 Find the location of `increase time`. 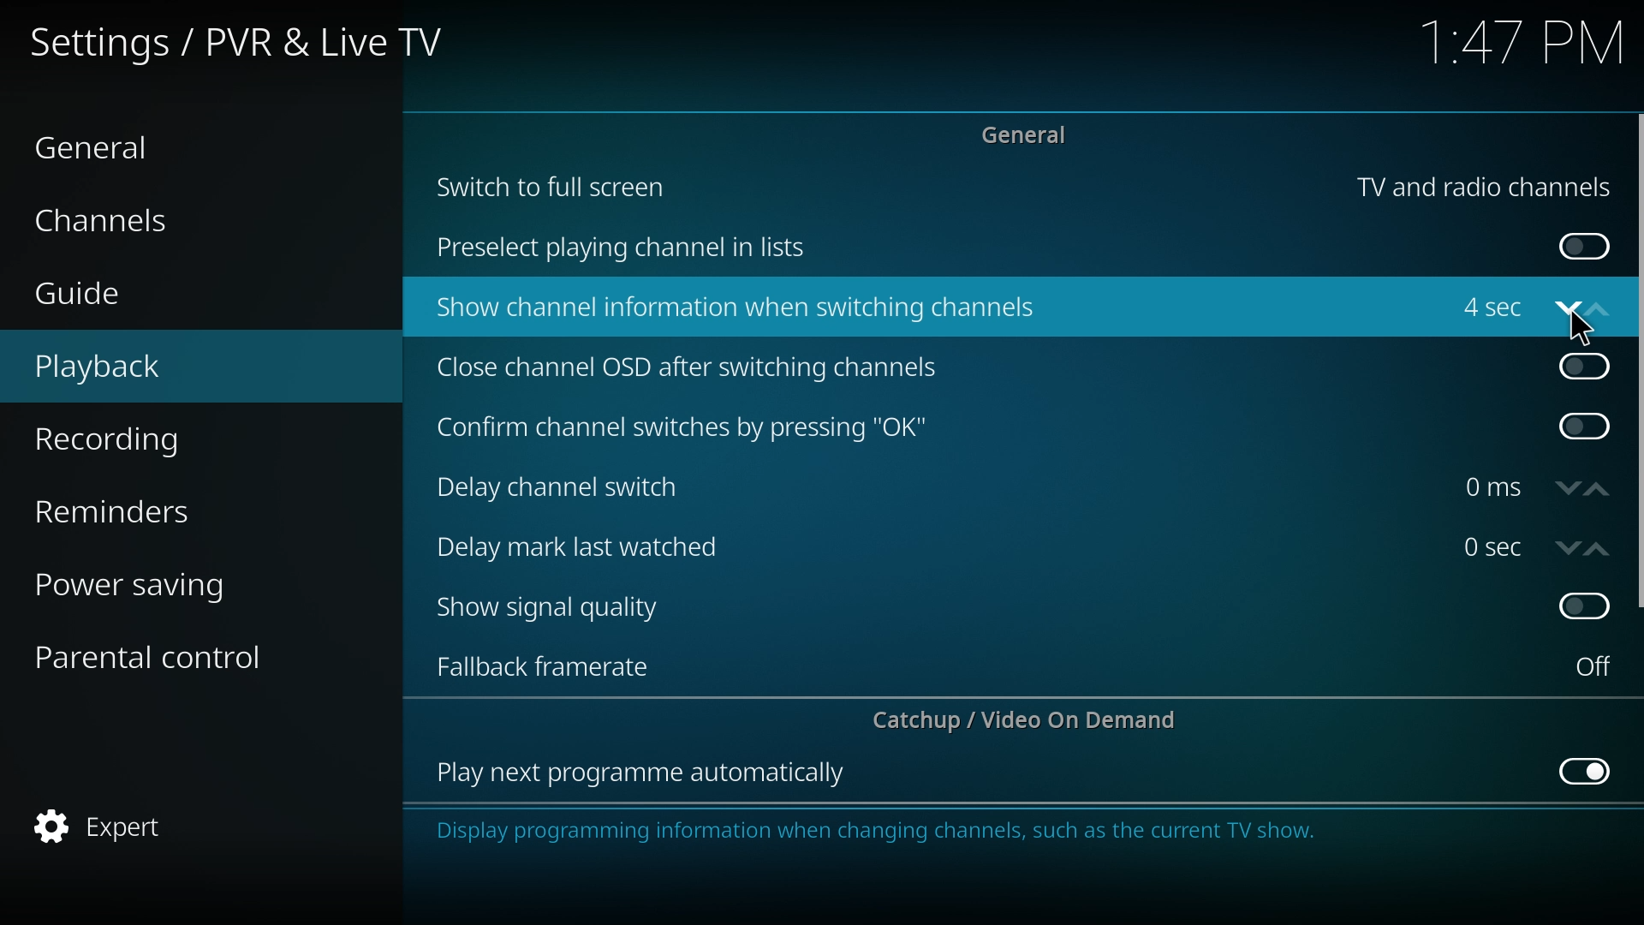

increase time is located at coordinates (1597, 309).